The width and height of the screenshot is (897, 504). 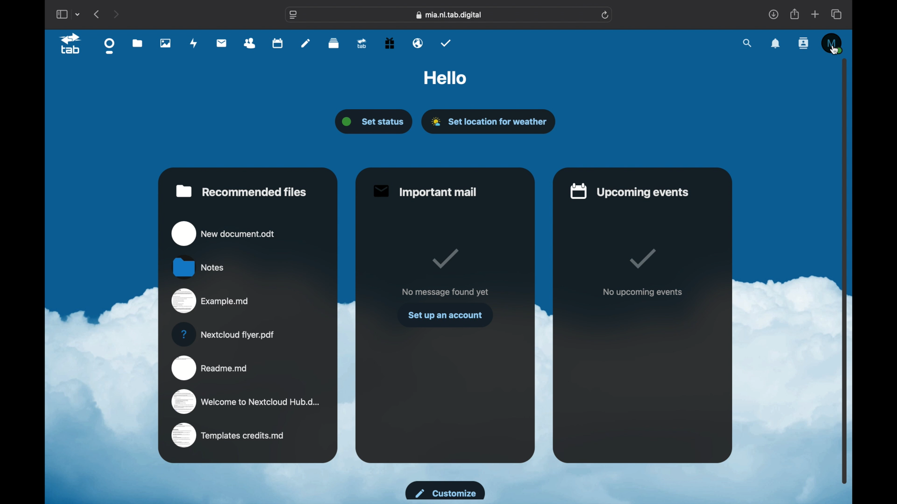 I want to click on M, so click(x=833, y=43).